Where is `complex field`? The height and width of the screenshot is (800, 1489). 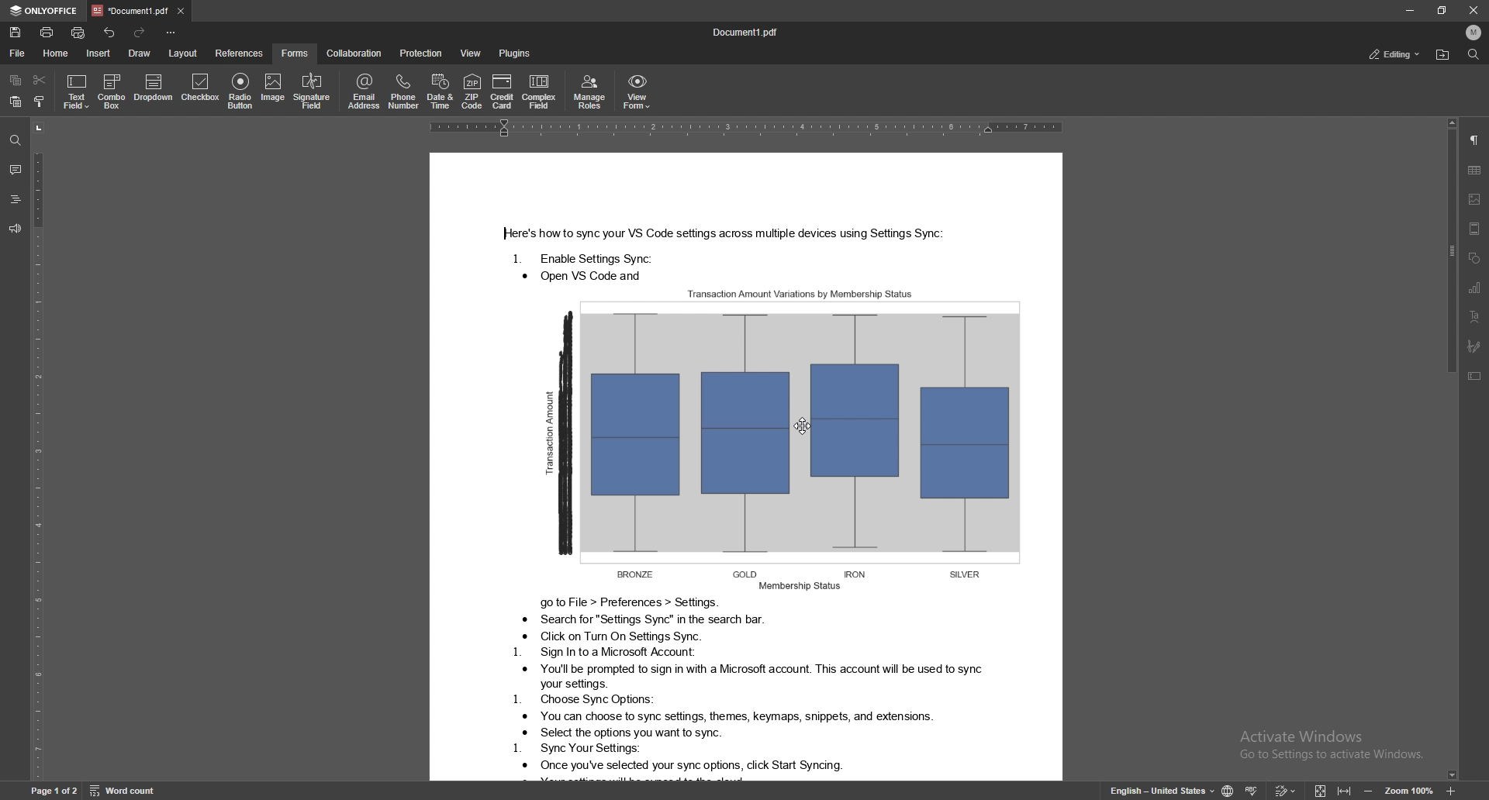
complex field is located at coordinates (540, 91).